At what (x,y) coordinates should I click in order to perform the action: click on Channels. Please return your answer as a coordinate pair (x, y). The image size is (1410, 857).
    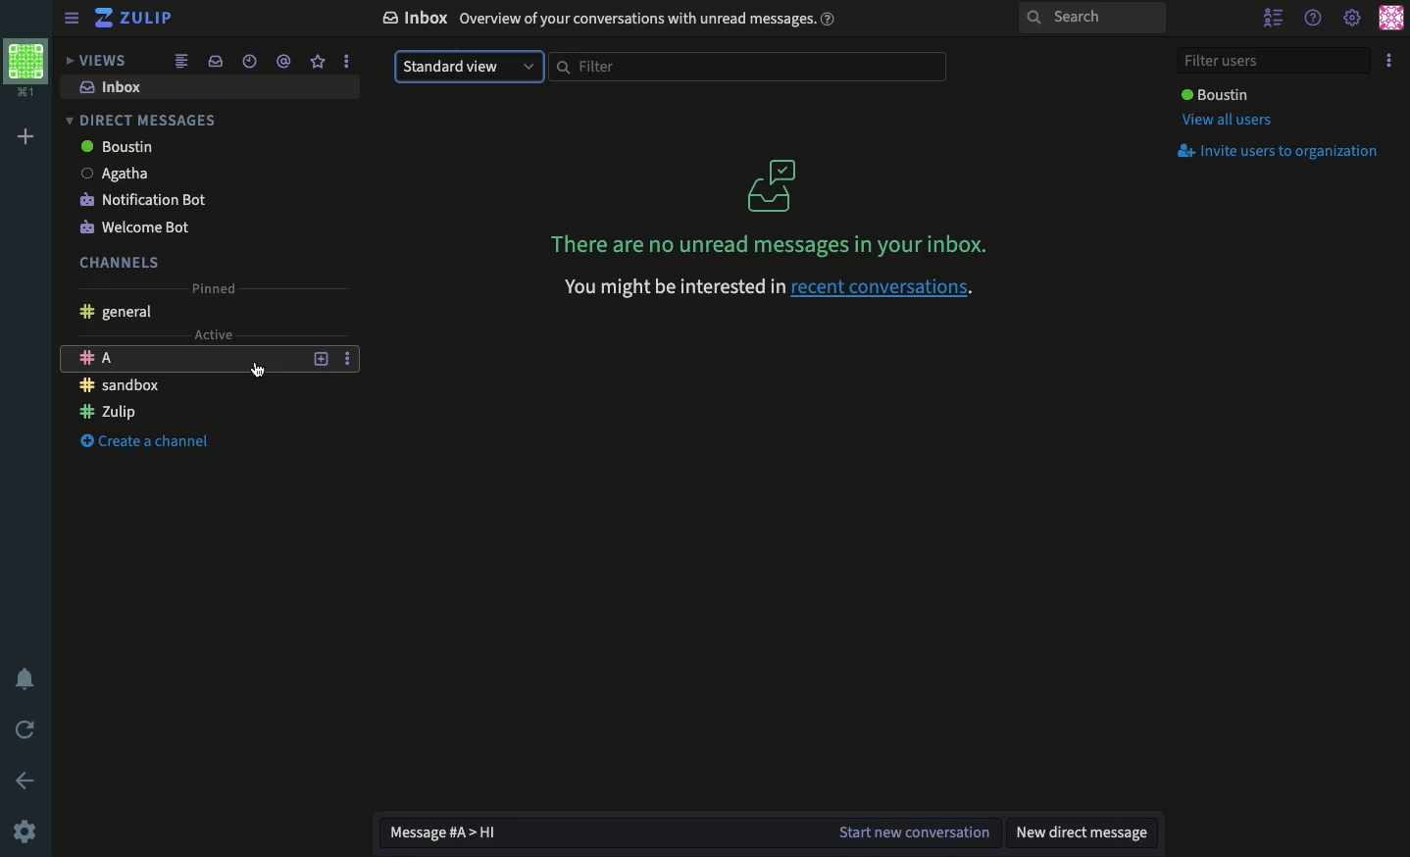
    Looking at the image, I should click on (122, 262).